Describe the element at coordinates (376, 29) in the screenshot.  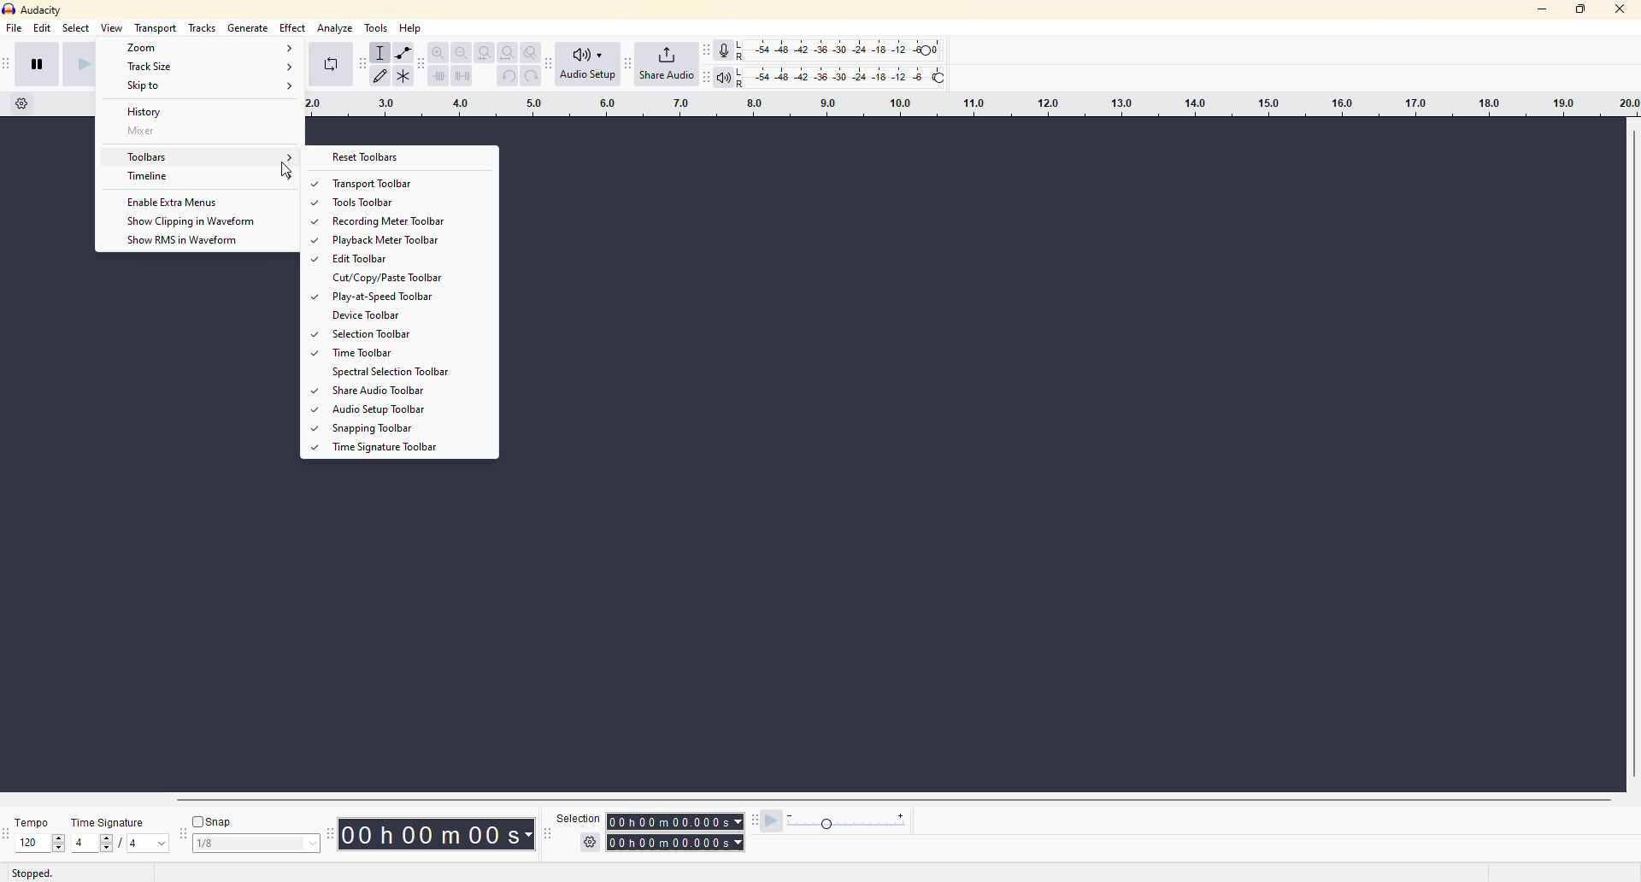
I see `tools` at that location.